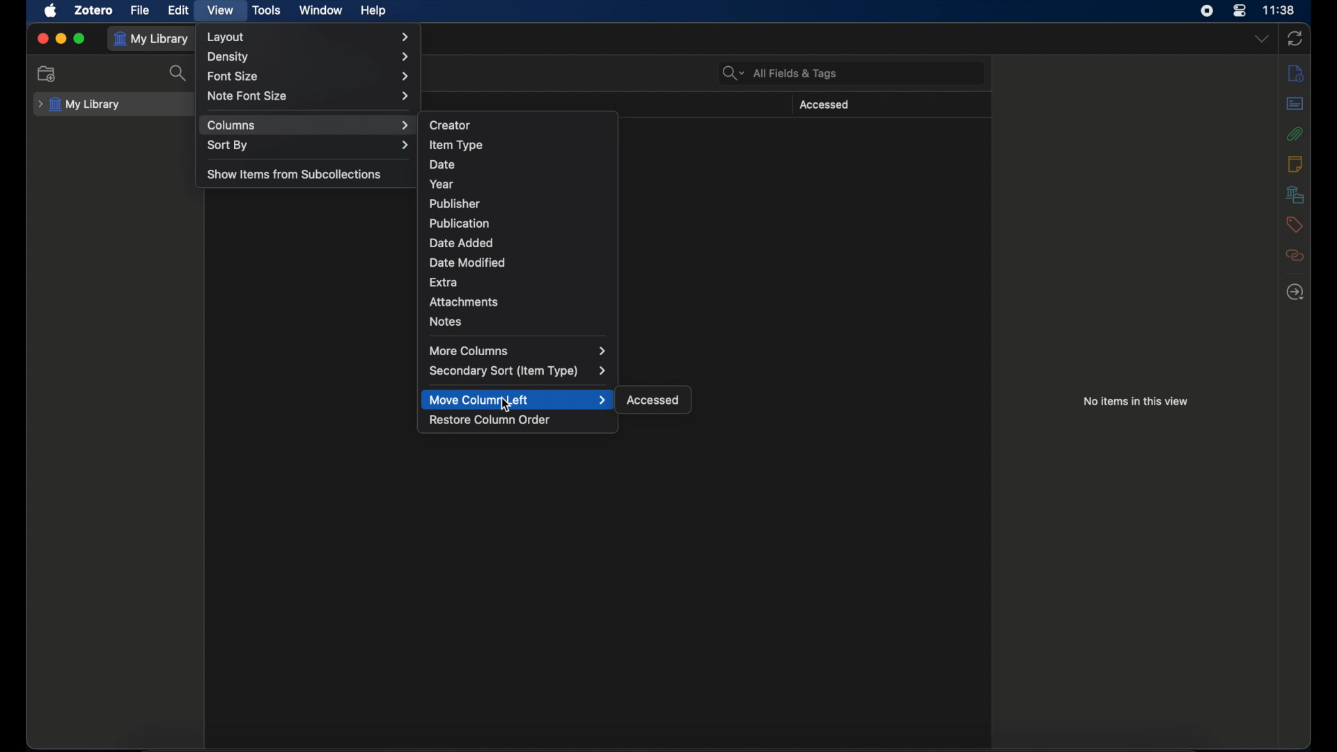  Describe the element at coordinates (1295, 194) in the screenshot. I see `libraries` at that location.